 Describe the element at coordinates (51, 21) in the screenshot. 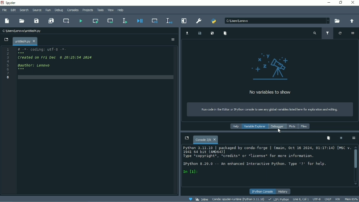

I see `Save all files` at that location.